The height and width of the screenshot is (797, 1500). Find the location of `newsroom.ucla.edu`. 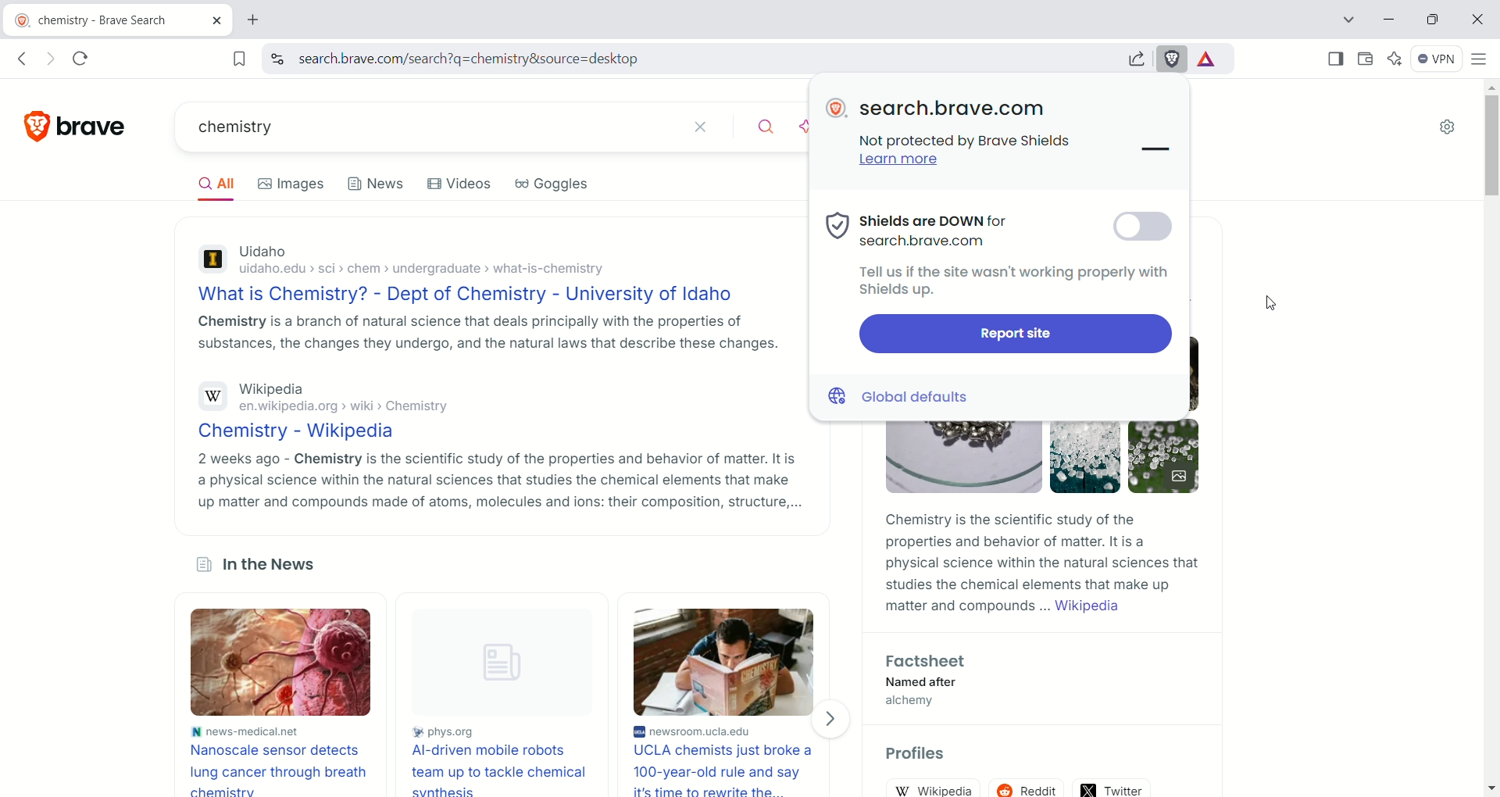

newsroom.ucla.edu is located at coordinates (727, 732).